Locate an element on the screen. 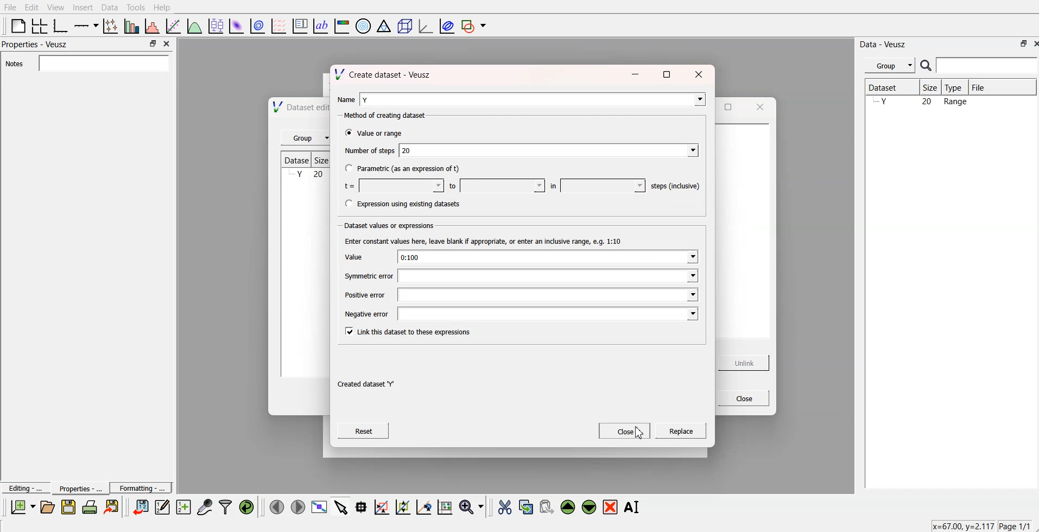  Type is located at coordinates (956, 87).